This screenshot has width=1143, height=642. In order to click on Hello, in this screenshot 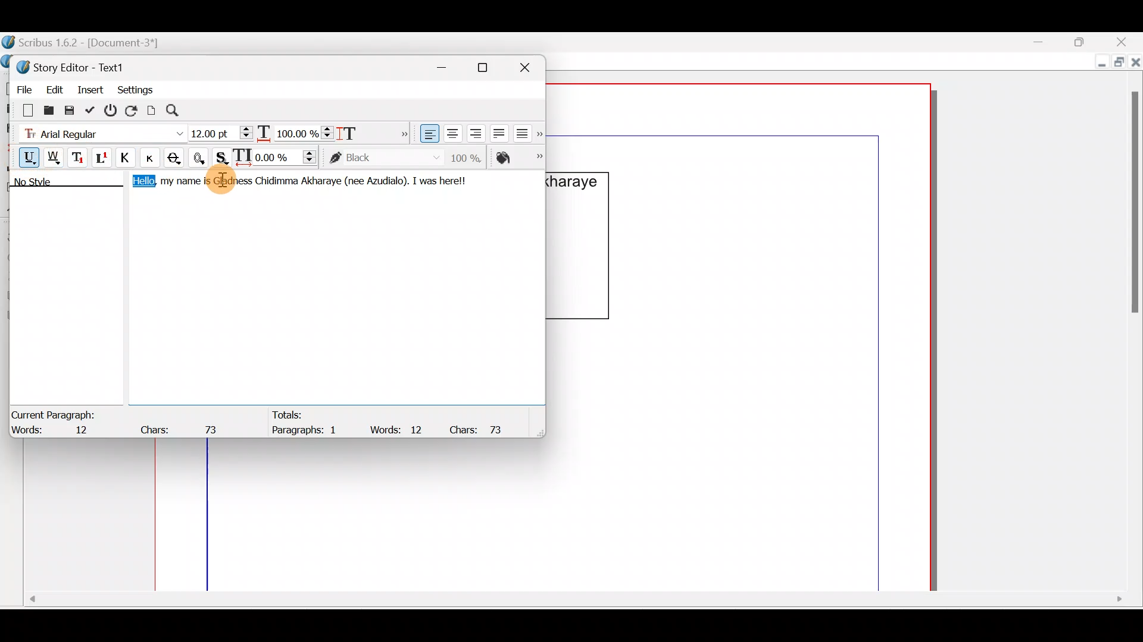, I will do `click(140, 183)`.